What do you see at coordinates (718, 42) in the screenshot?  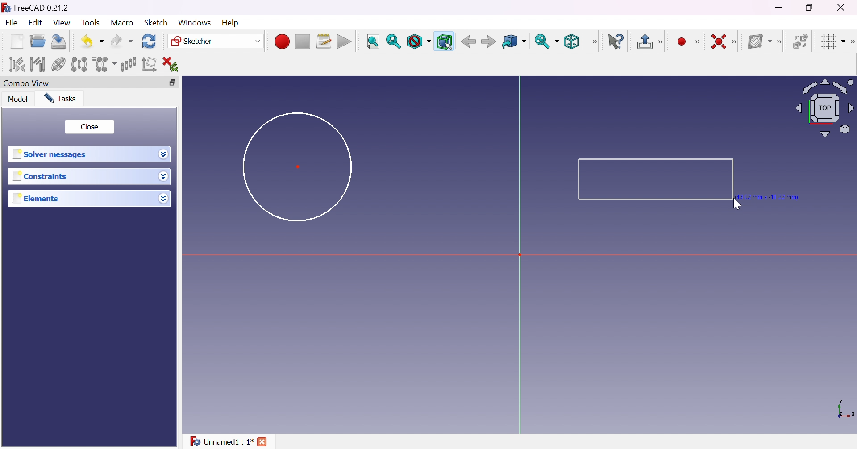 I see `Constrain coincident` at bounding box center [718, 42].